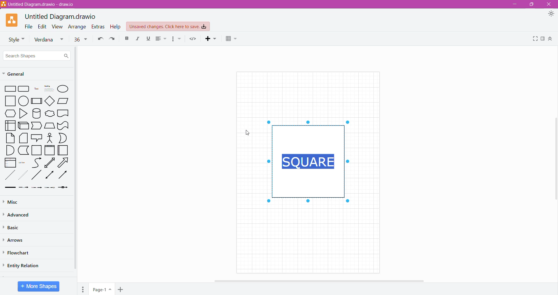  Describe the element at coordinates (37, 101) in the screenshot. I see `Subprocess` at that location.